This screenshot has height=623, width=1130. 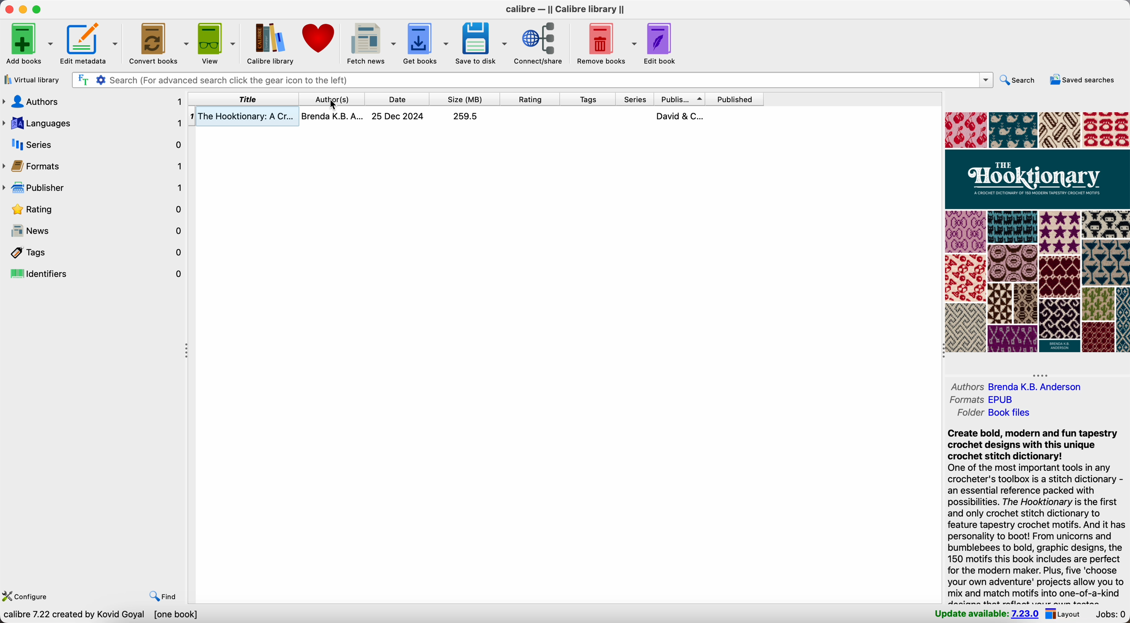 What do you see at coordinates (476, 117) in the screenshot?
I see `book` at bounding box center [476, 117].